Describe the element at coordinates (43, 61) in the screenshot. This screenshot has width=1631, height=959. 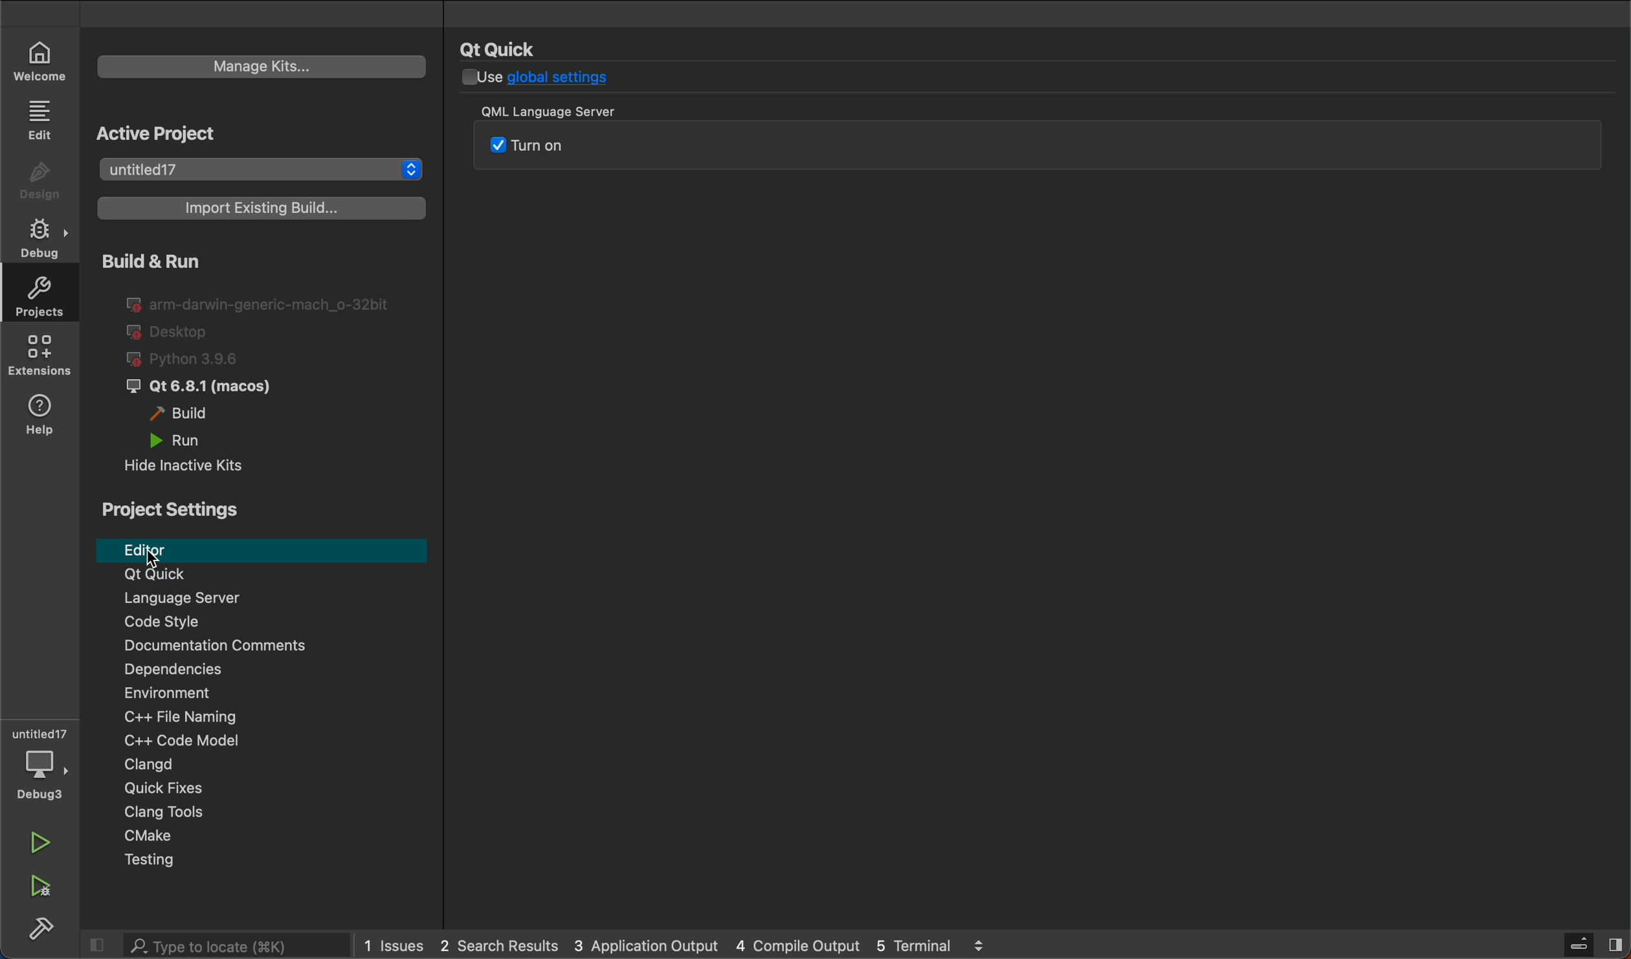
I see `welcome` at that location.